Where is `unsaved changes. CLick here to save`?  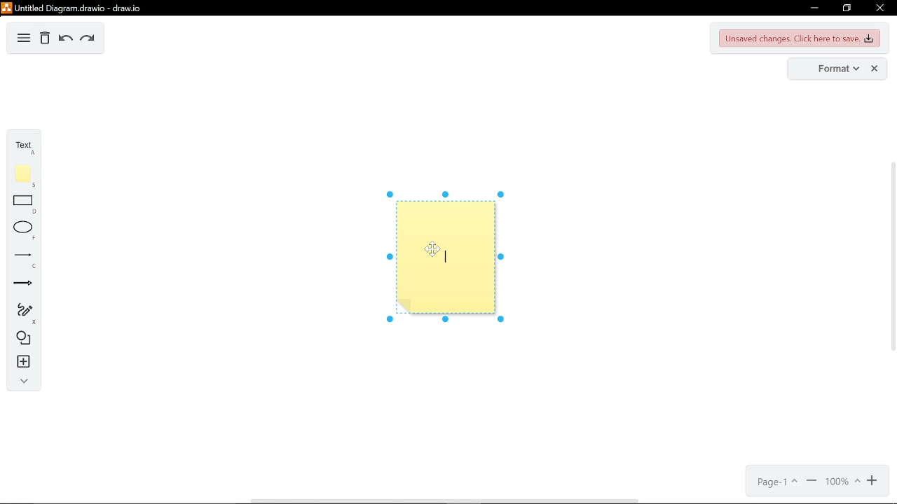
unsaved changes. CLick here to save is located at coordinates (800, 38).